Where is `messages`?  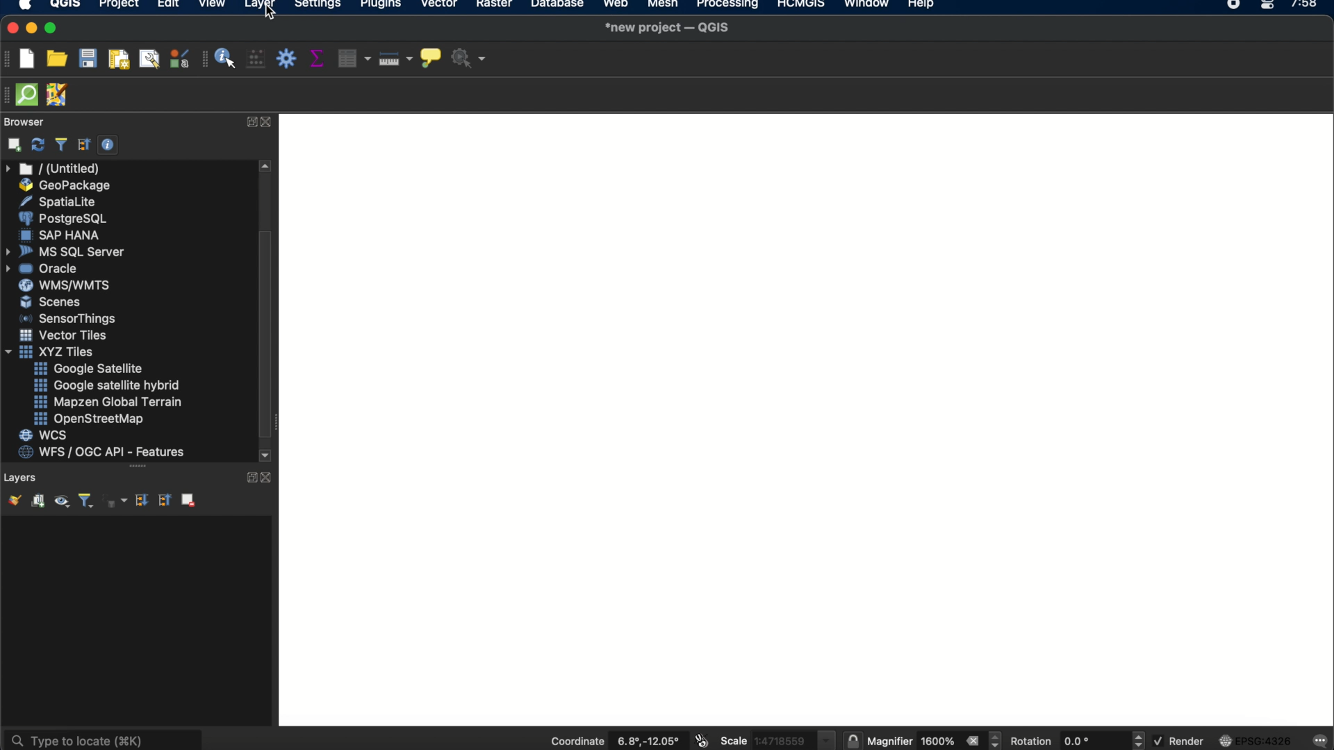
messages is located at coordinates (1319, 742).